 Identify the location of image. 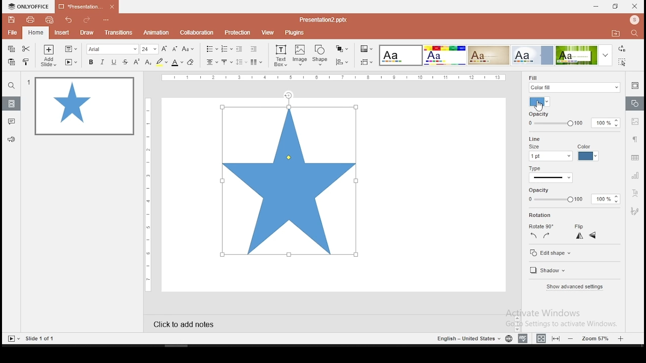
(300, 55).